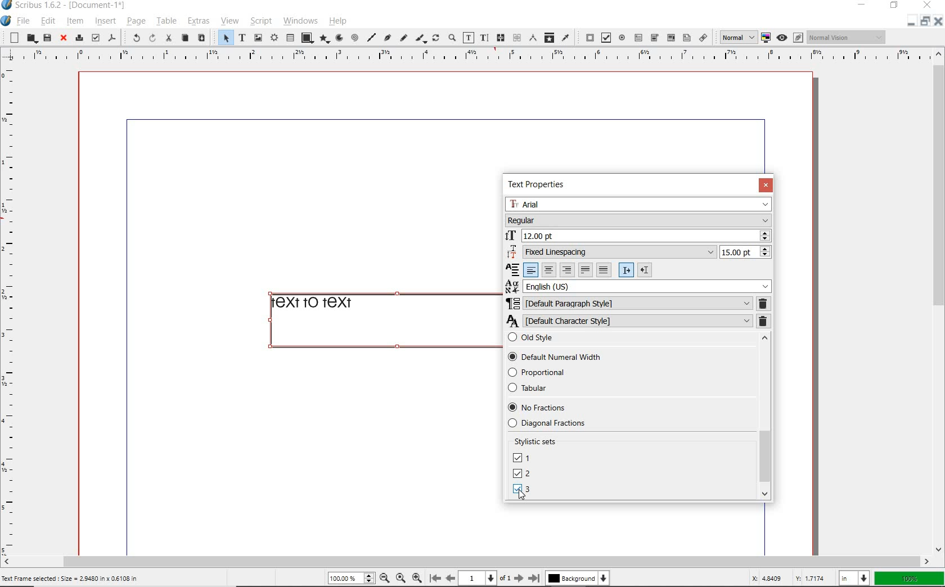 The width and height of the screenshot is (945, 587). I want to click on Next page, so click(518, 578).